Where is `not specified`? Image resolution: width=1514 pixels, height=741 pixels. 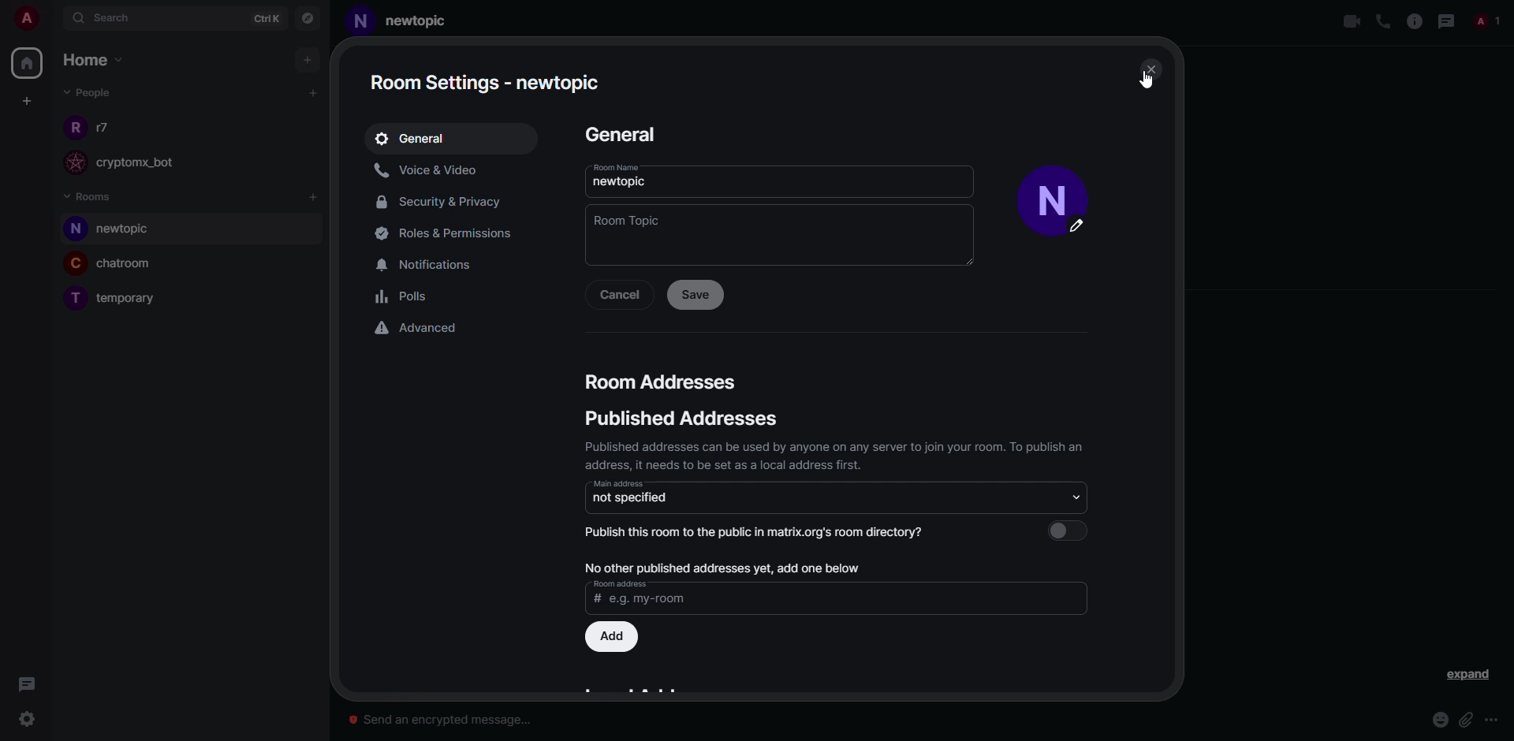 not specified is located at coordinates (632, 497).